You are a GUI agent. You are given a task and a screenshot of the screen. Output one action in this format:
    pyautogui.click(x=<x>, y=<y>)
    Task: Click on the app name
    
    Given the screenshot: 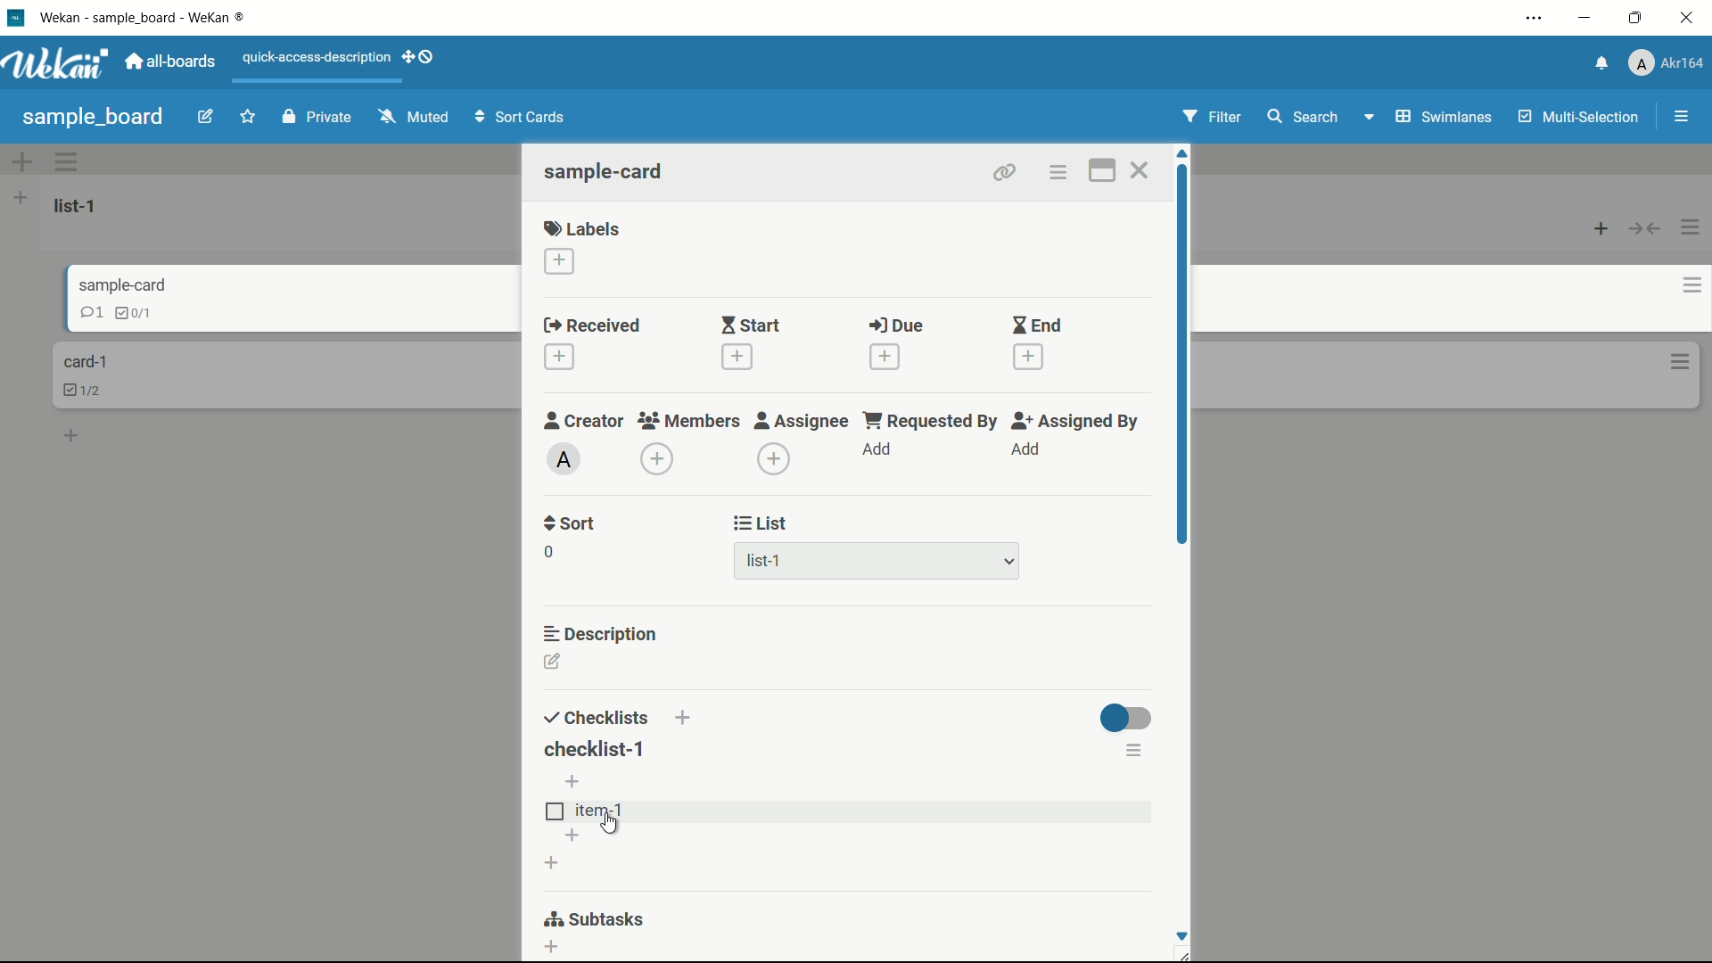 What is the action you would take?
    pyautogui.click(x=142, y=18)
    